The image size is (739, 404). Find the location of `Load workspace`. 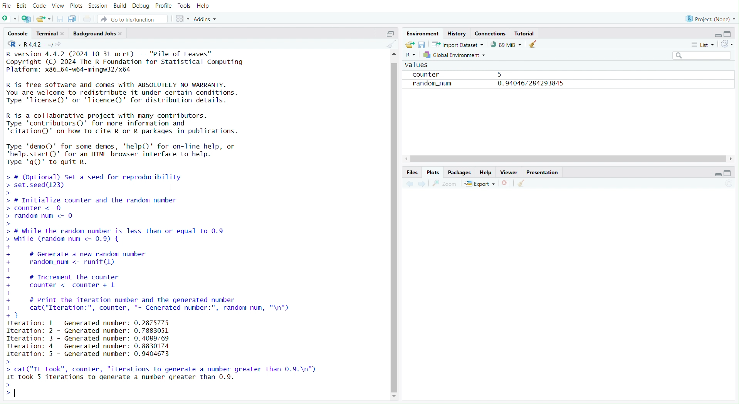

Load workspace is located at coordinates (410, 45).